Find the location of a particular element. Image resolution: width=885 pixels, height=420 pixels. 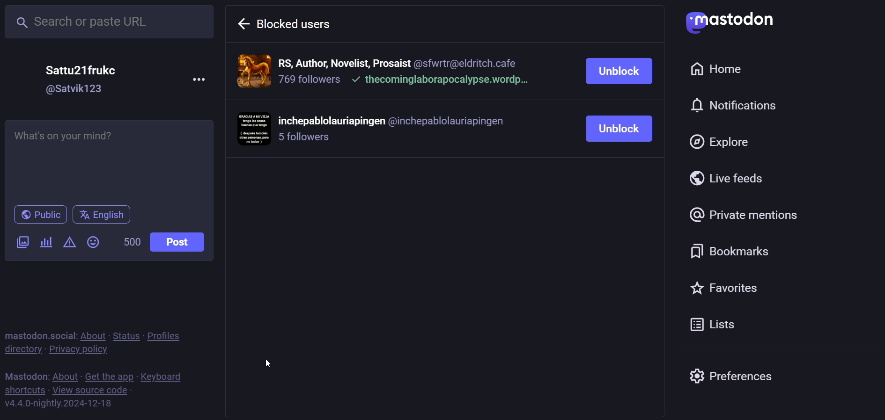

unblock is located at coordinates (612, 129).